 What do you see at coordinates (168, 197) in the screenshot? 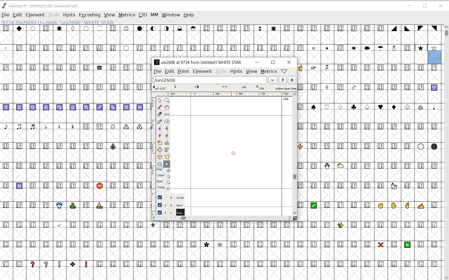
I see `GUIDE` at bounding box center [168, 197].